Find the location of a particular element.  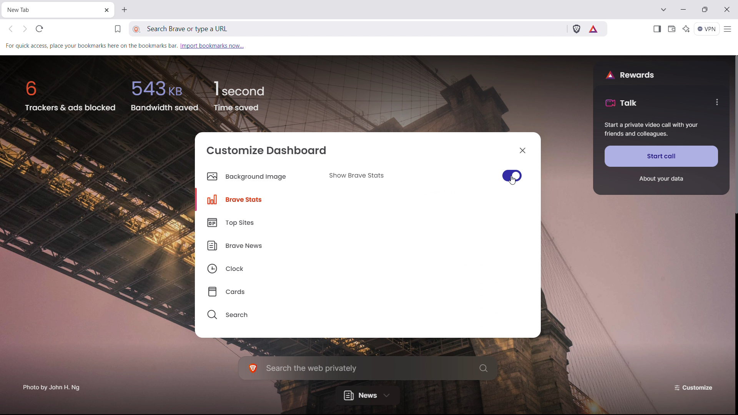

news is located at coordinates (367, 395).